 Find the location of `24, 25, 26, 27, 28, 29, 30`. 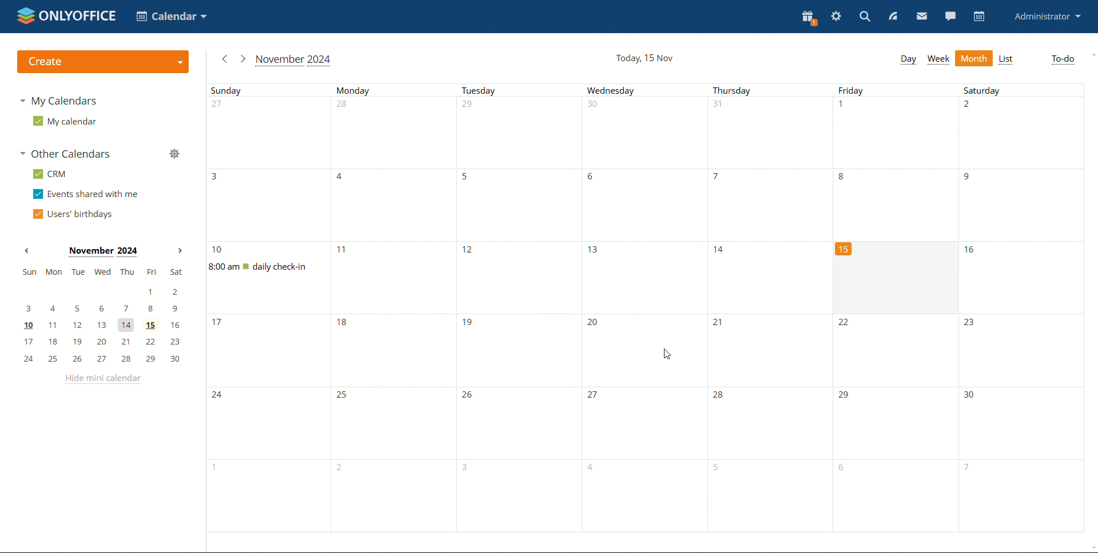

24, 25, 26, 27, 28, 29, 30 is located at coordinates (101, 358).